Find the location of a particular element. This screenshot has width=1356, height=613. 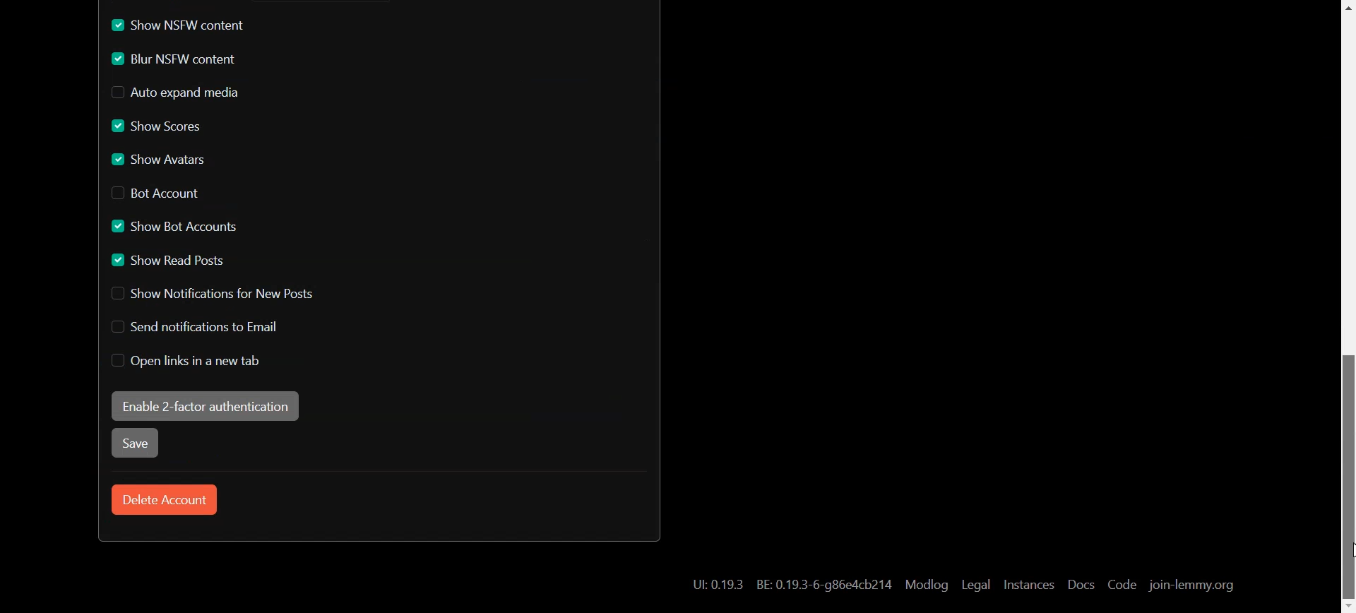

Enable Show NSFW content is located at coordinates (198, 25).